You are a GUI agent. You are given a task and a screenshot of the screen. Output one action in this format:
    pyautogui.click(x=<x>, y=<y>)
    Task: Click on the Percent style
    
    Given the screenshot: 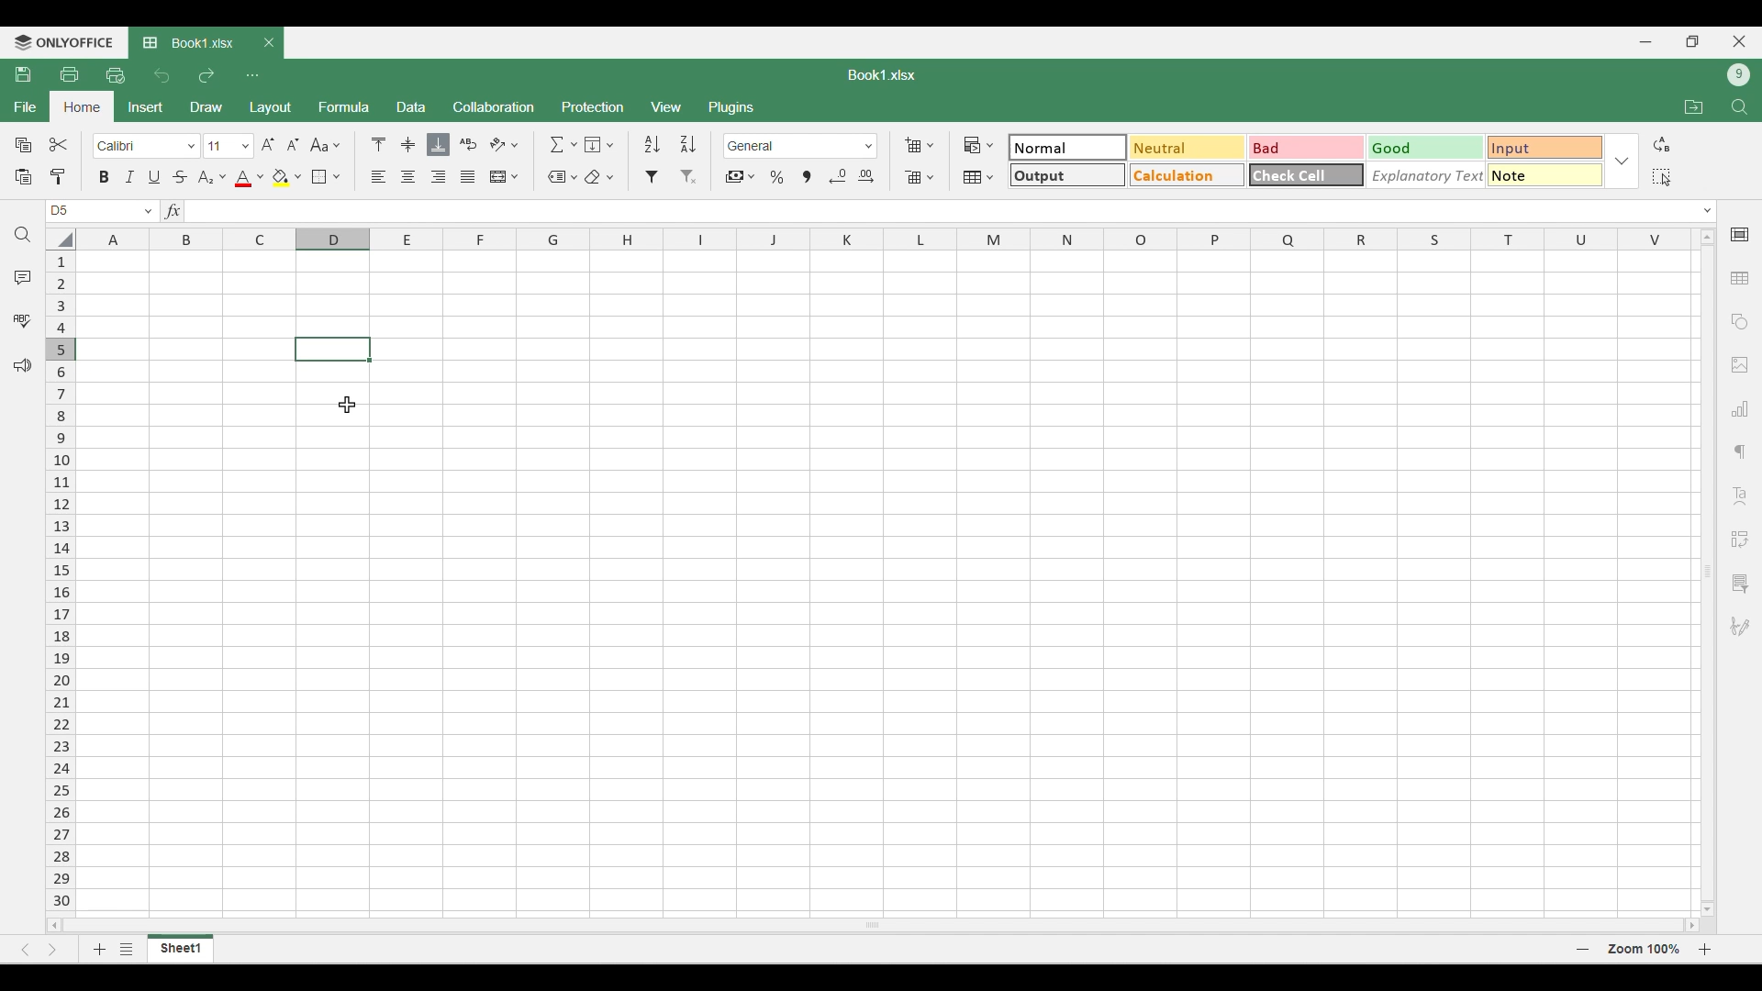 What is the action you would take?
    pyautogui.click(x=776, y=177)
    